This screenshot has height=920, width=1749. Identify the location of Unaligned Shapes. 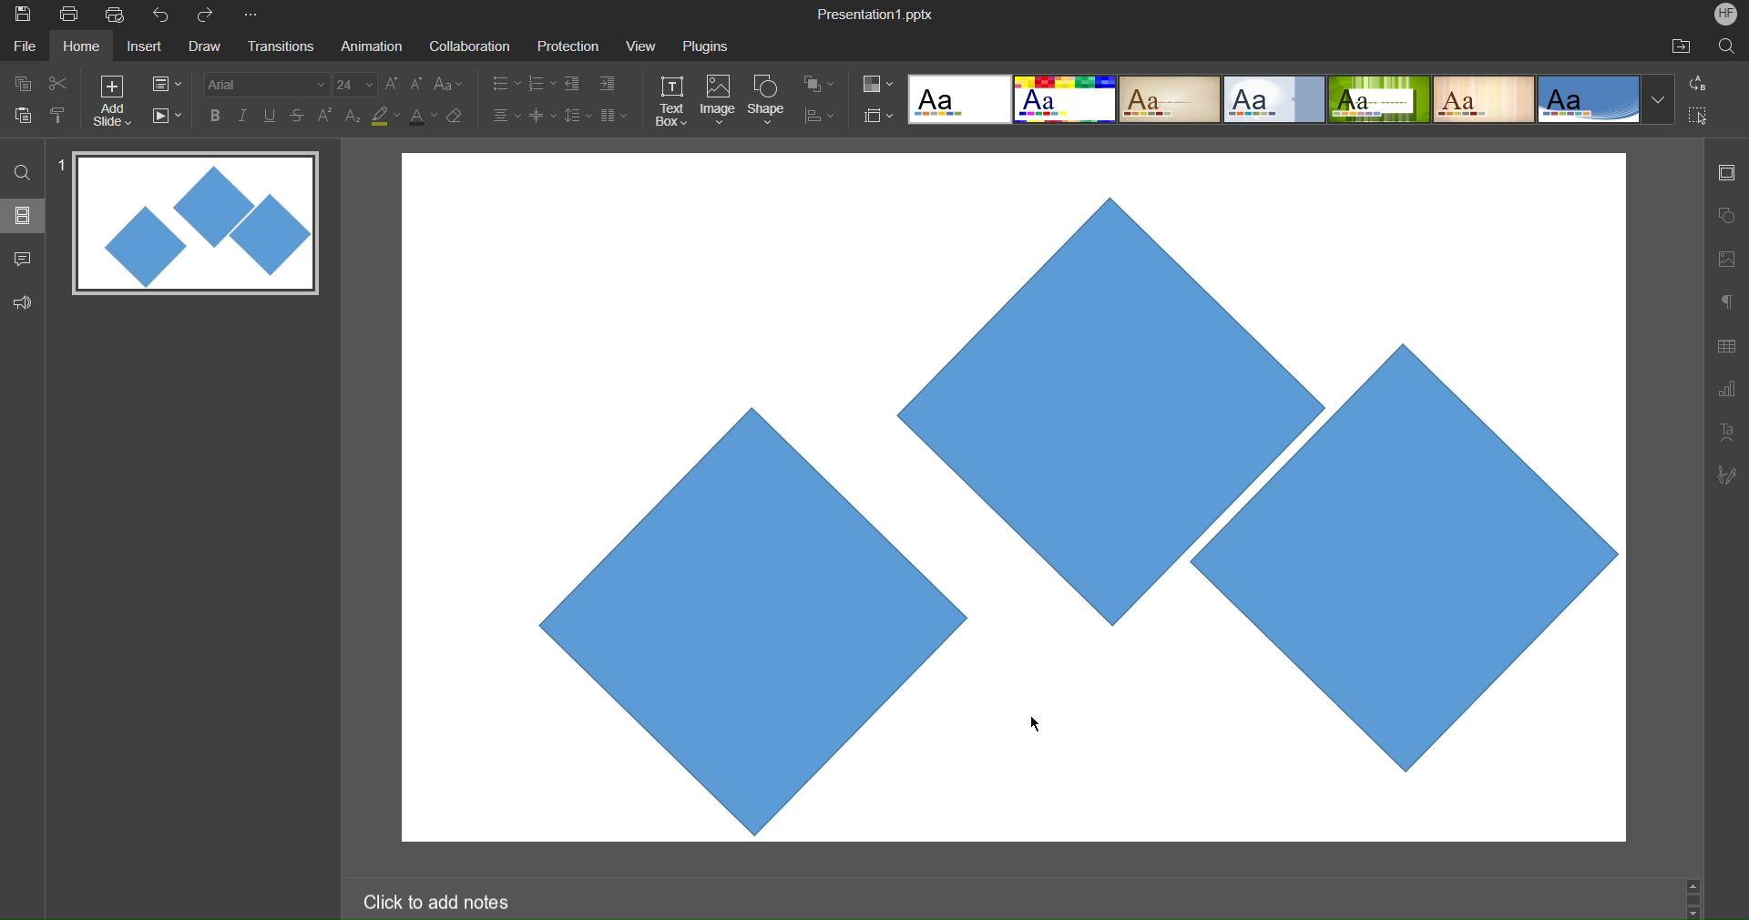
(1018, 496).